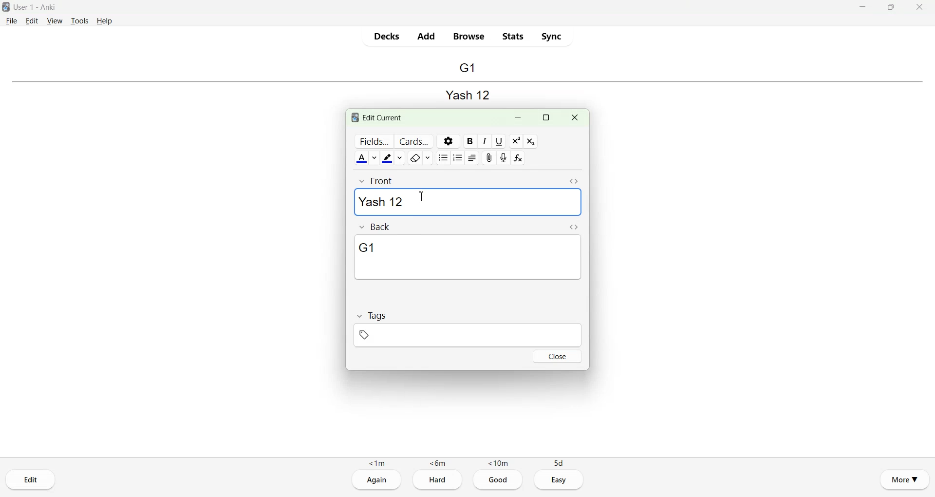 This screenshot has height=497, width=935. Describe the element at coordinates (430, 158) in the screenshot. I see `Select formatting to remove` at that location.